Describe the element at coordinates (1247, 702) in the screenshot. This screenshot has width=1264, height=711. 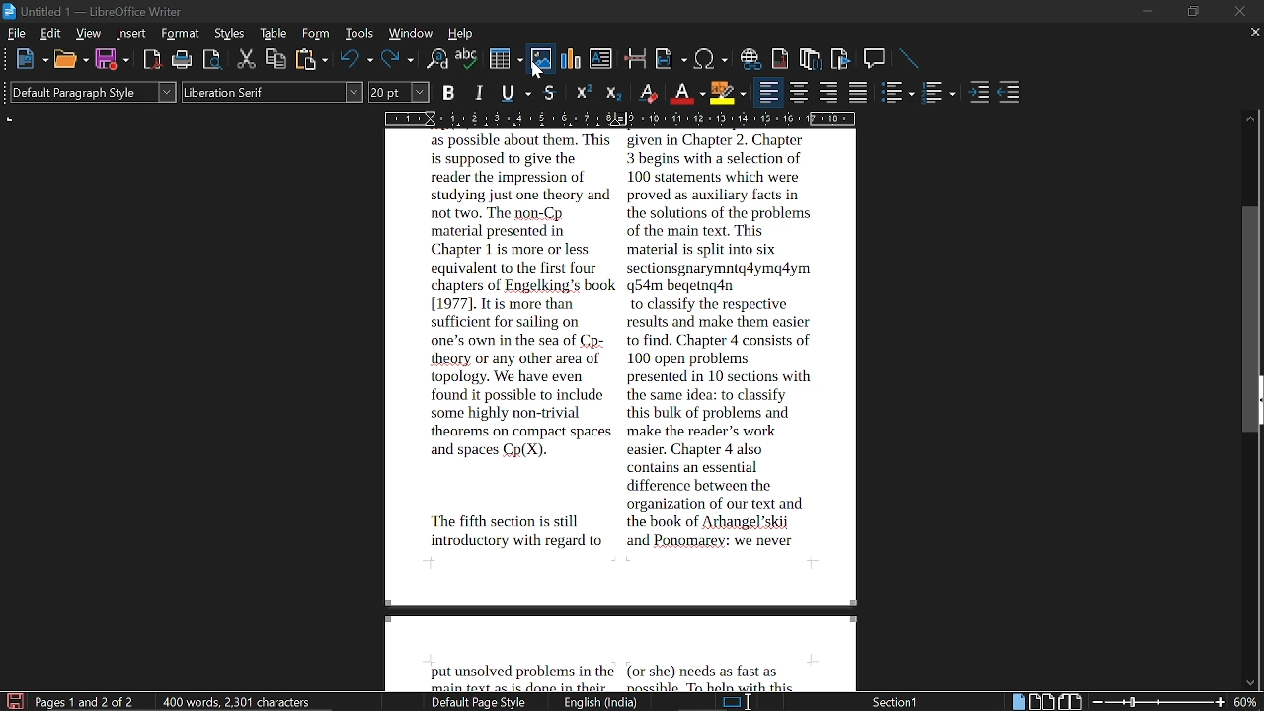
I see `60%` at that location.